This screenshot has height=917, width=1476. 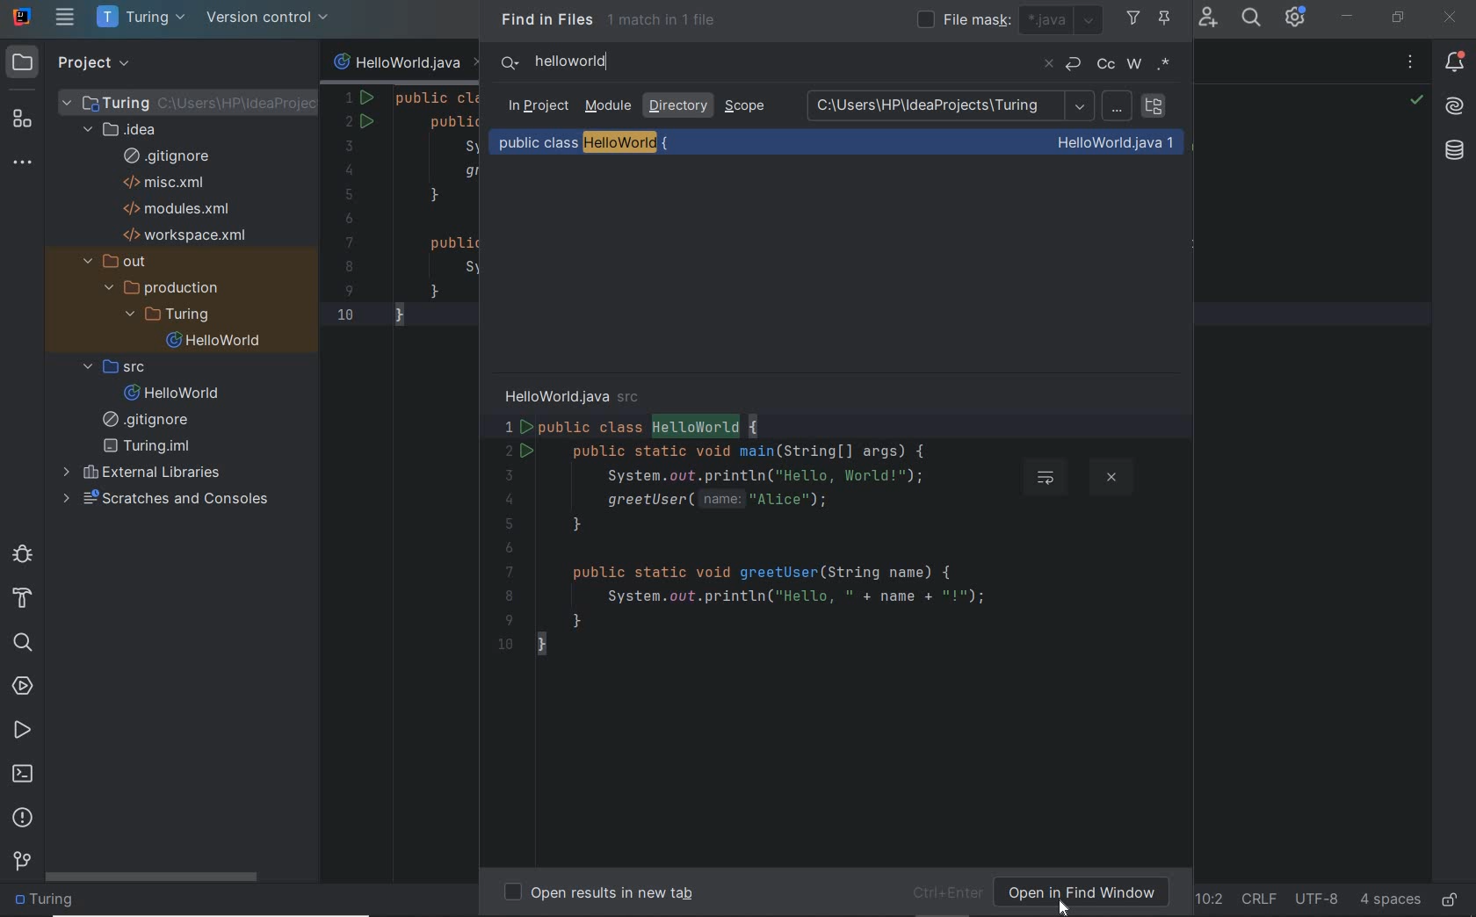 I want to click on run, so click(x=22, y=730).